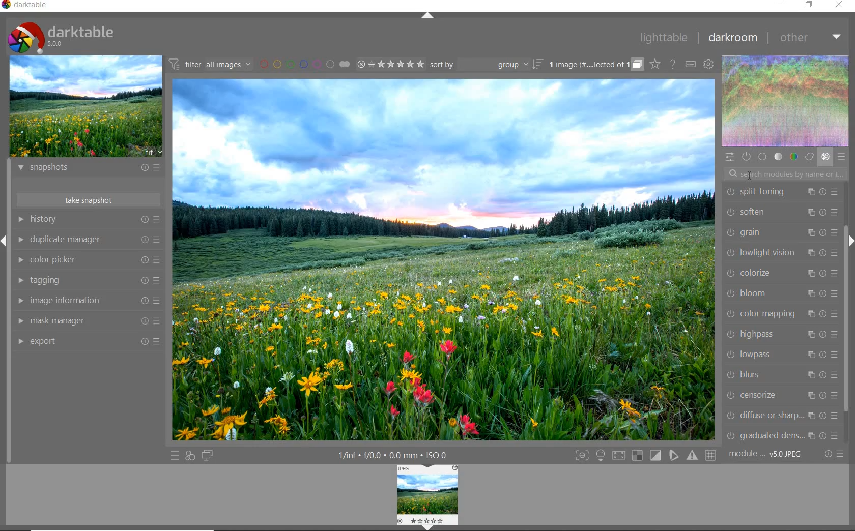  What do you see at coordinates (768, 454) in the screenshot?
I see `module..v50JPEG` at bounding box center [768, 454].